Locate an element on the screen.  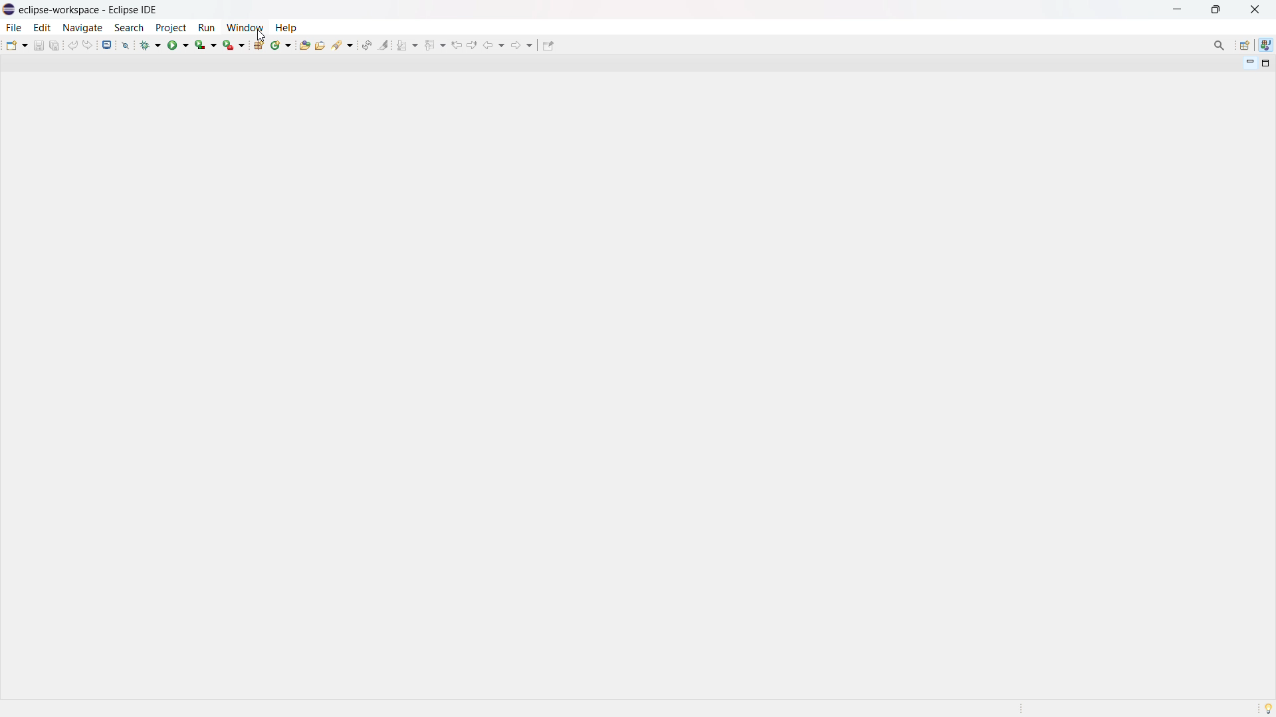
toggle ant editor auto reconcile is located at coordinates (366, 44).